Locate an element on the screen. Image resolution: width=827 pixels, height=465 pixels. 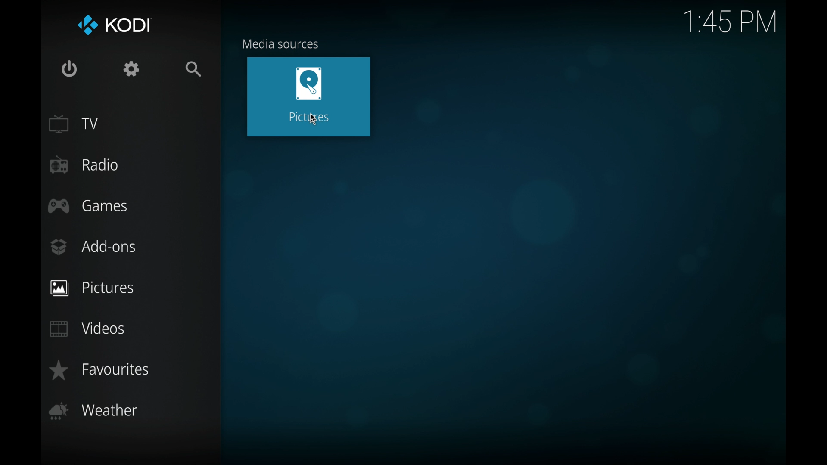
media sources is located at coordinates (282, 43).